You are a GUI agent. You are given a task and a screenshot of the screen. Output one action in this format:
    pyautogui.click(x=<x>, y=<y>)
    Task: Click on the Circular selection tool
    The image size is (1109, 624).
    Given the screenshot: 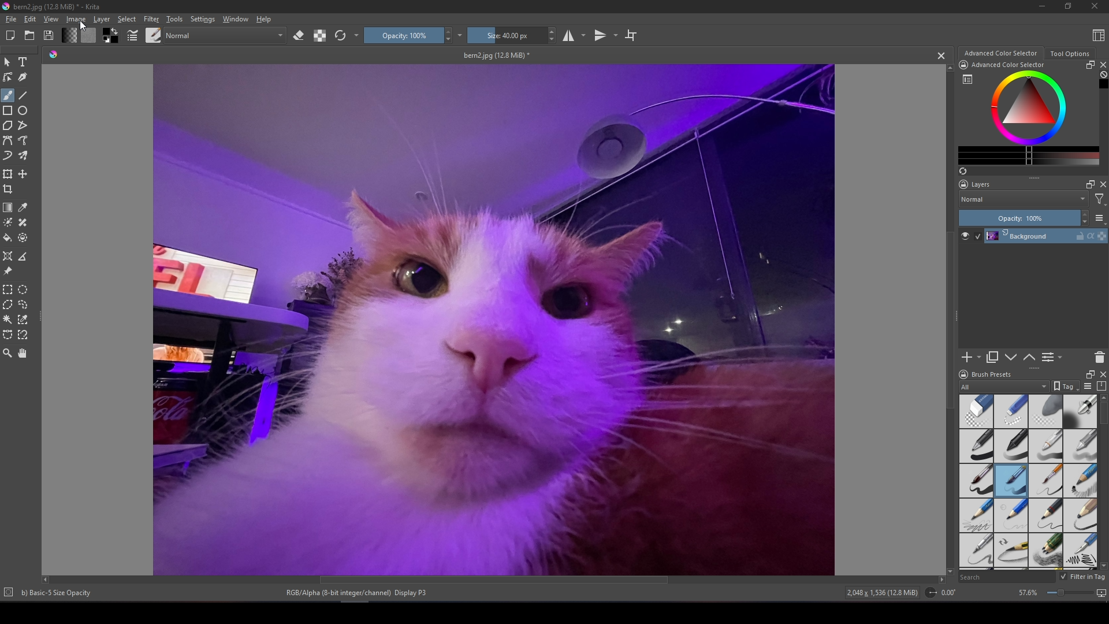 What is the action you would take?
    pyautogui.click(x=23, y=289)
    